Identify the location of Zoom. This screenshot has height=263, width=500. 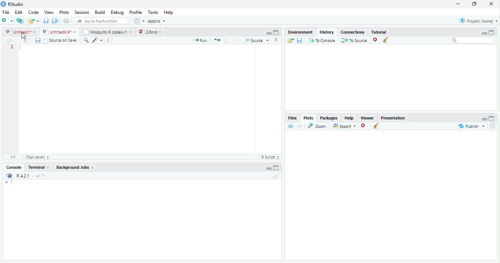
(317, 126).